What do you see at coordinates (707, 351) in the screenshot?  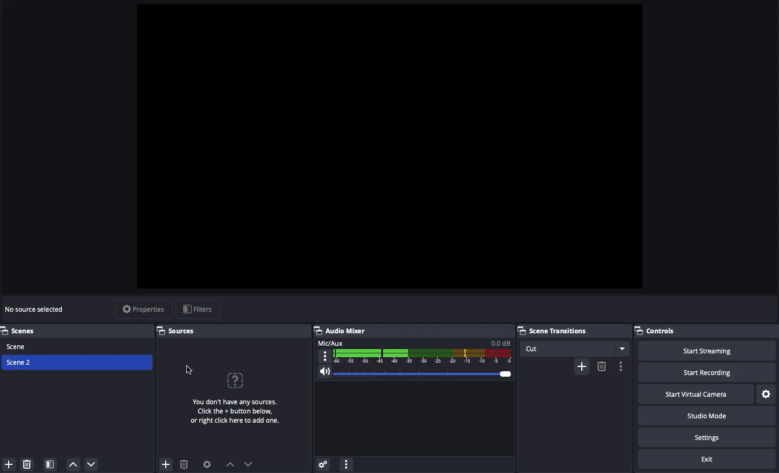 I see `Start streaming` at bounding box center [707, 351].